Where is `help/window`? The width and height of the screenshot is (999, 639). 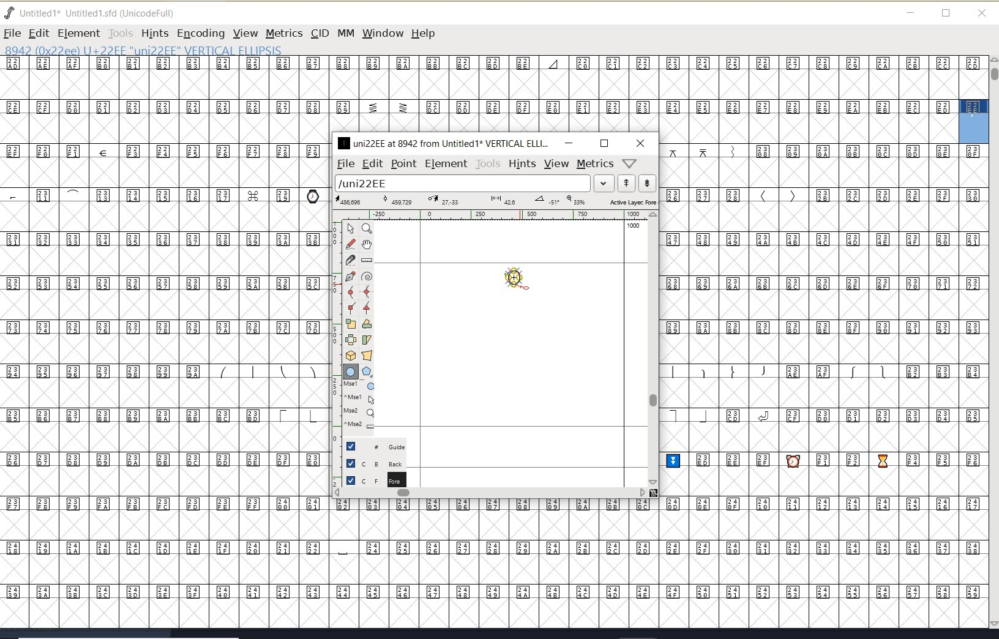
help/window is located at coordinates (630, 162).